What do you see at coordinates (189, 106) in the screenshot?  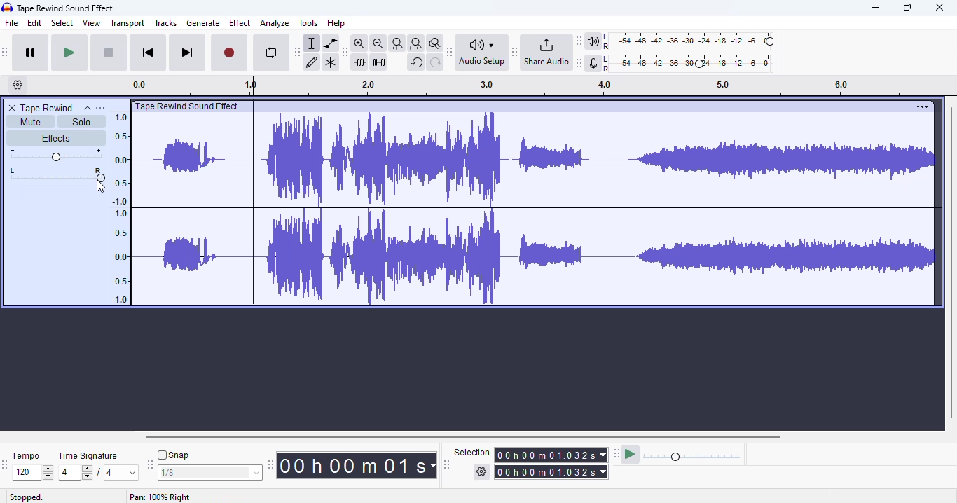 I see `Track tile` at bounding box center [189, 106].